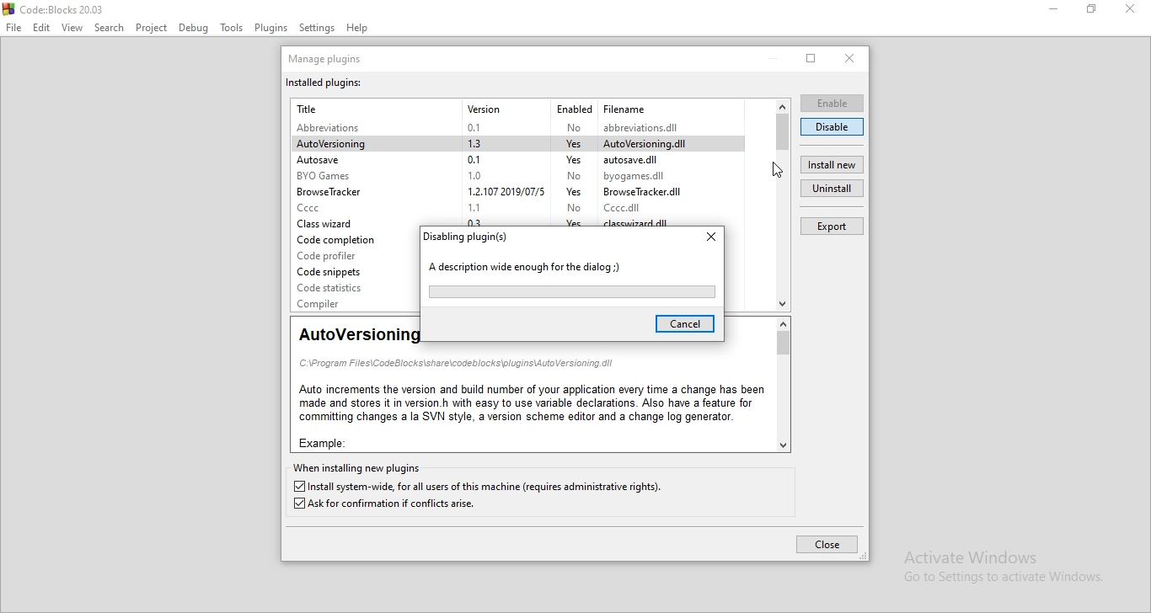 The height and width of the screenshot is (613, 1151). What do you see at coordinates (329, 58) in the screenshot?
I see `manage plugins` at bounding box center [329, 58].